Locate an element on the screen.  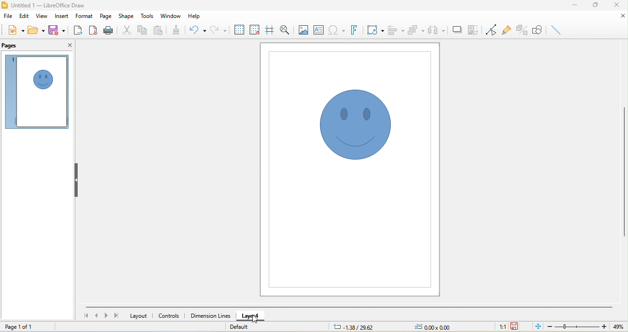
symbol shape is located at coordinates (351, 126).